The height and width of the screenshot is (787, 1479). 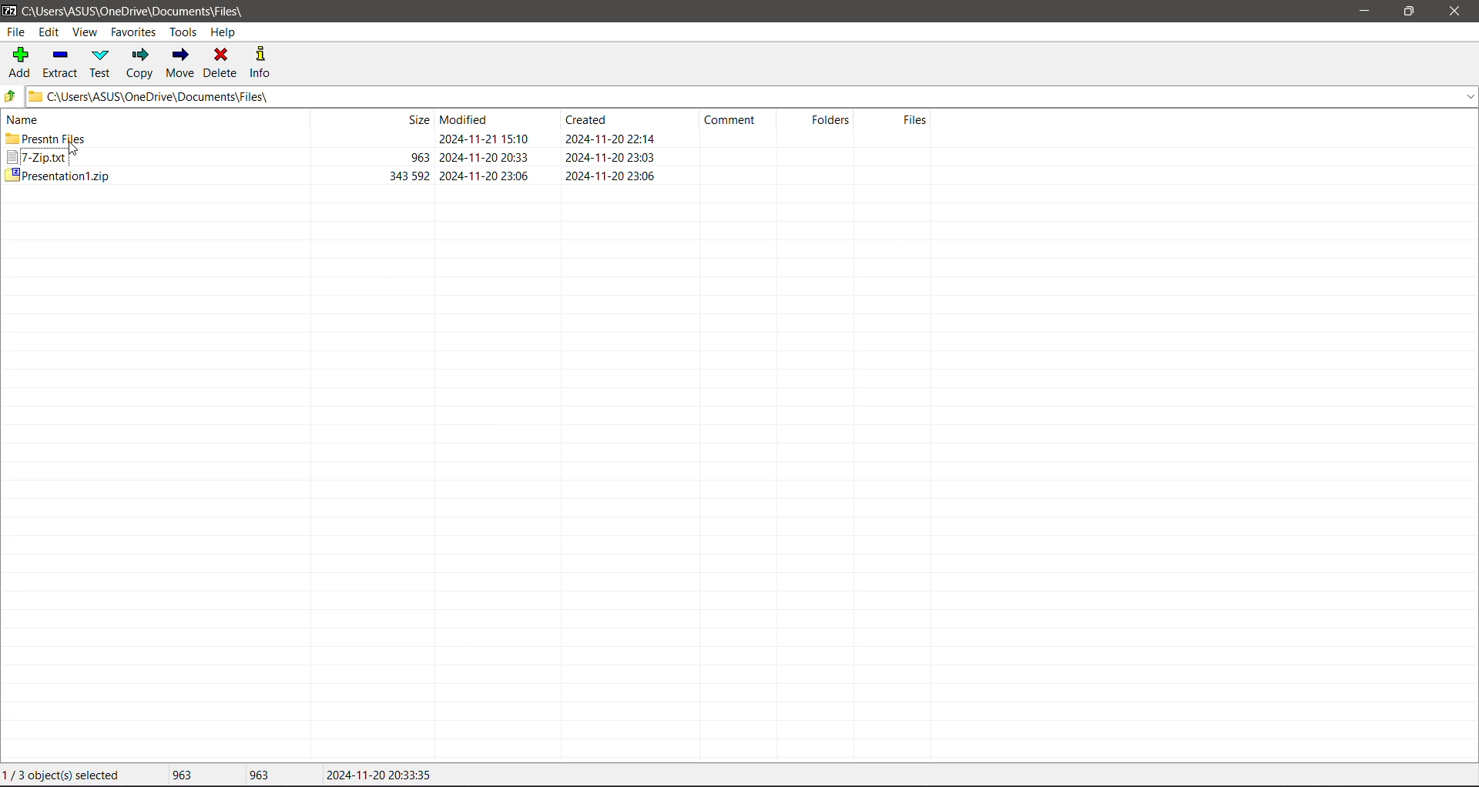 What do you see at coordinates (732, 119) in the screenshot?
I see `Comment` at bounding box center [732, 119].